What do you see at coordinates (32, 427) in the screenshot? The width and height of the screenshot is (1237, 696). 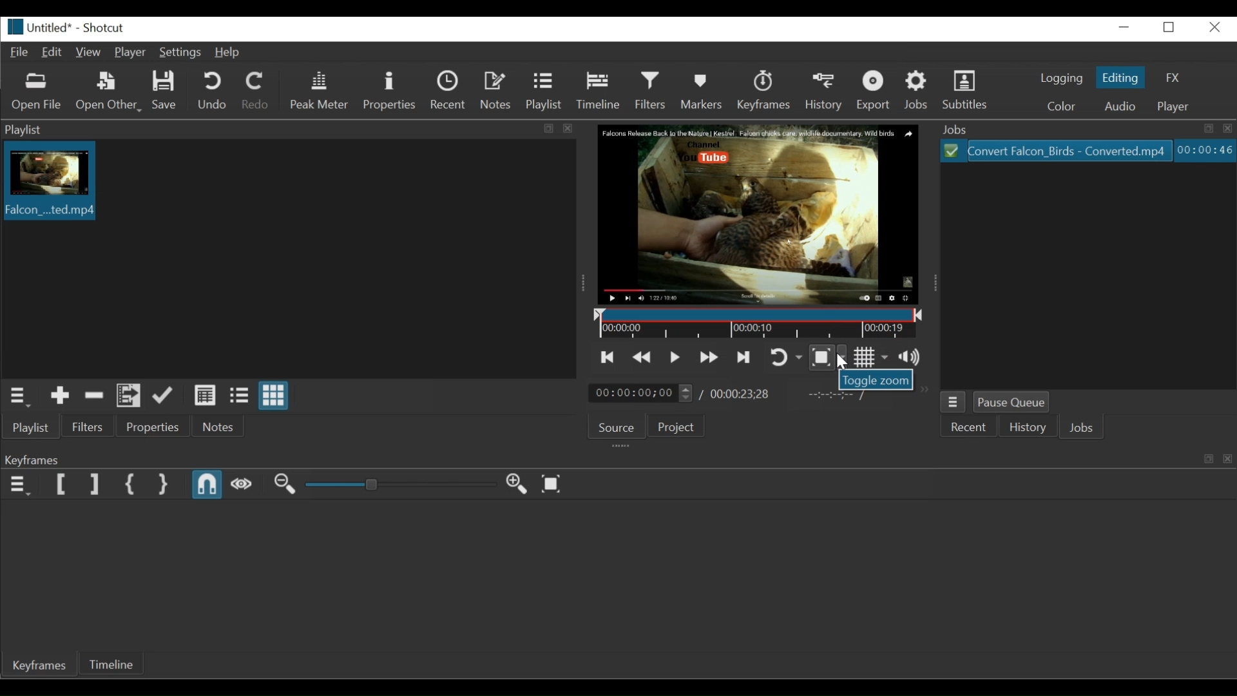 I see `Playlist` at bounding box center [32, 427].